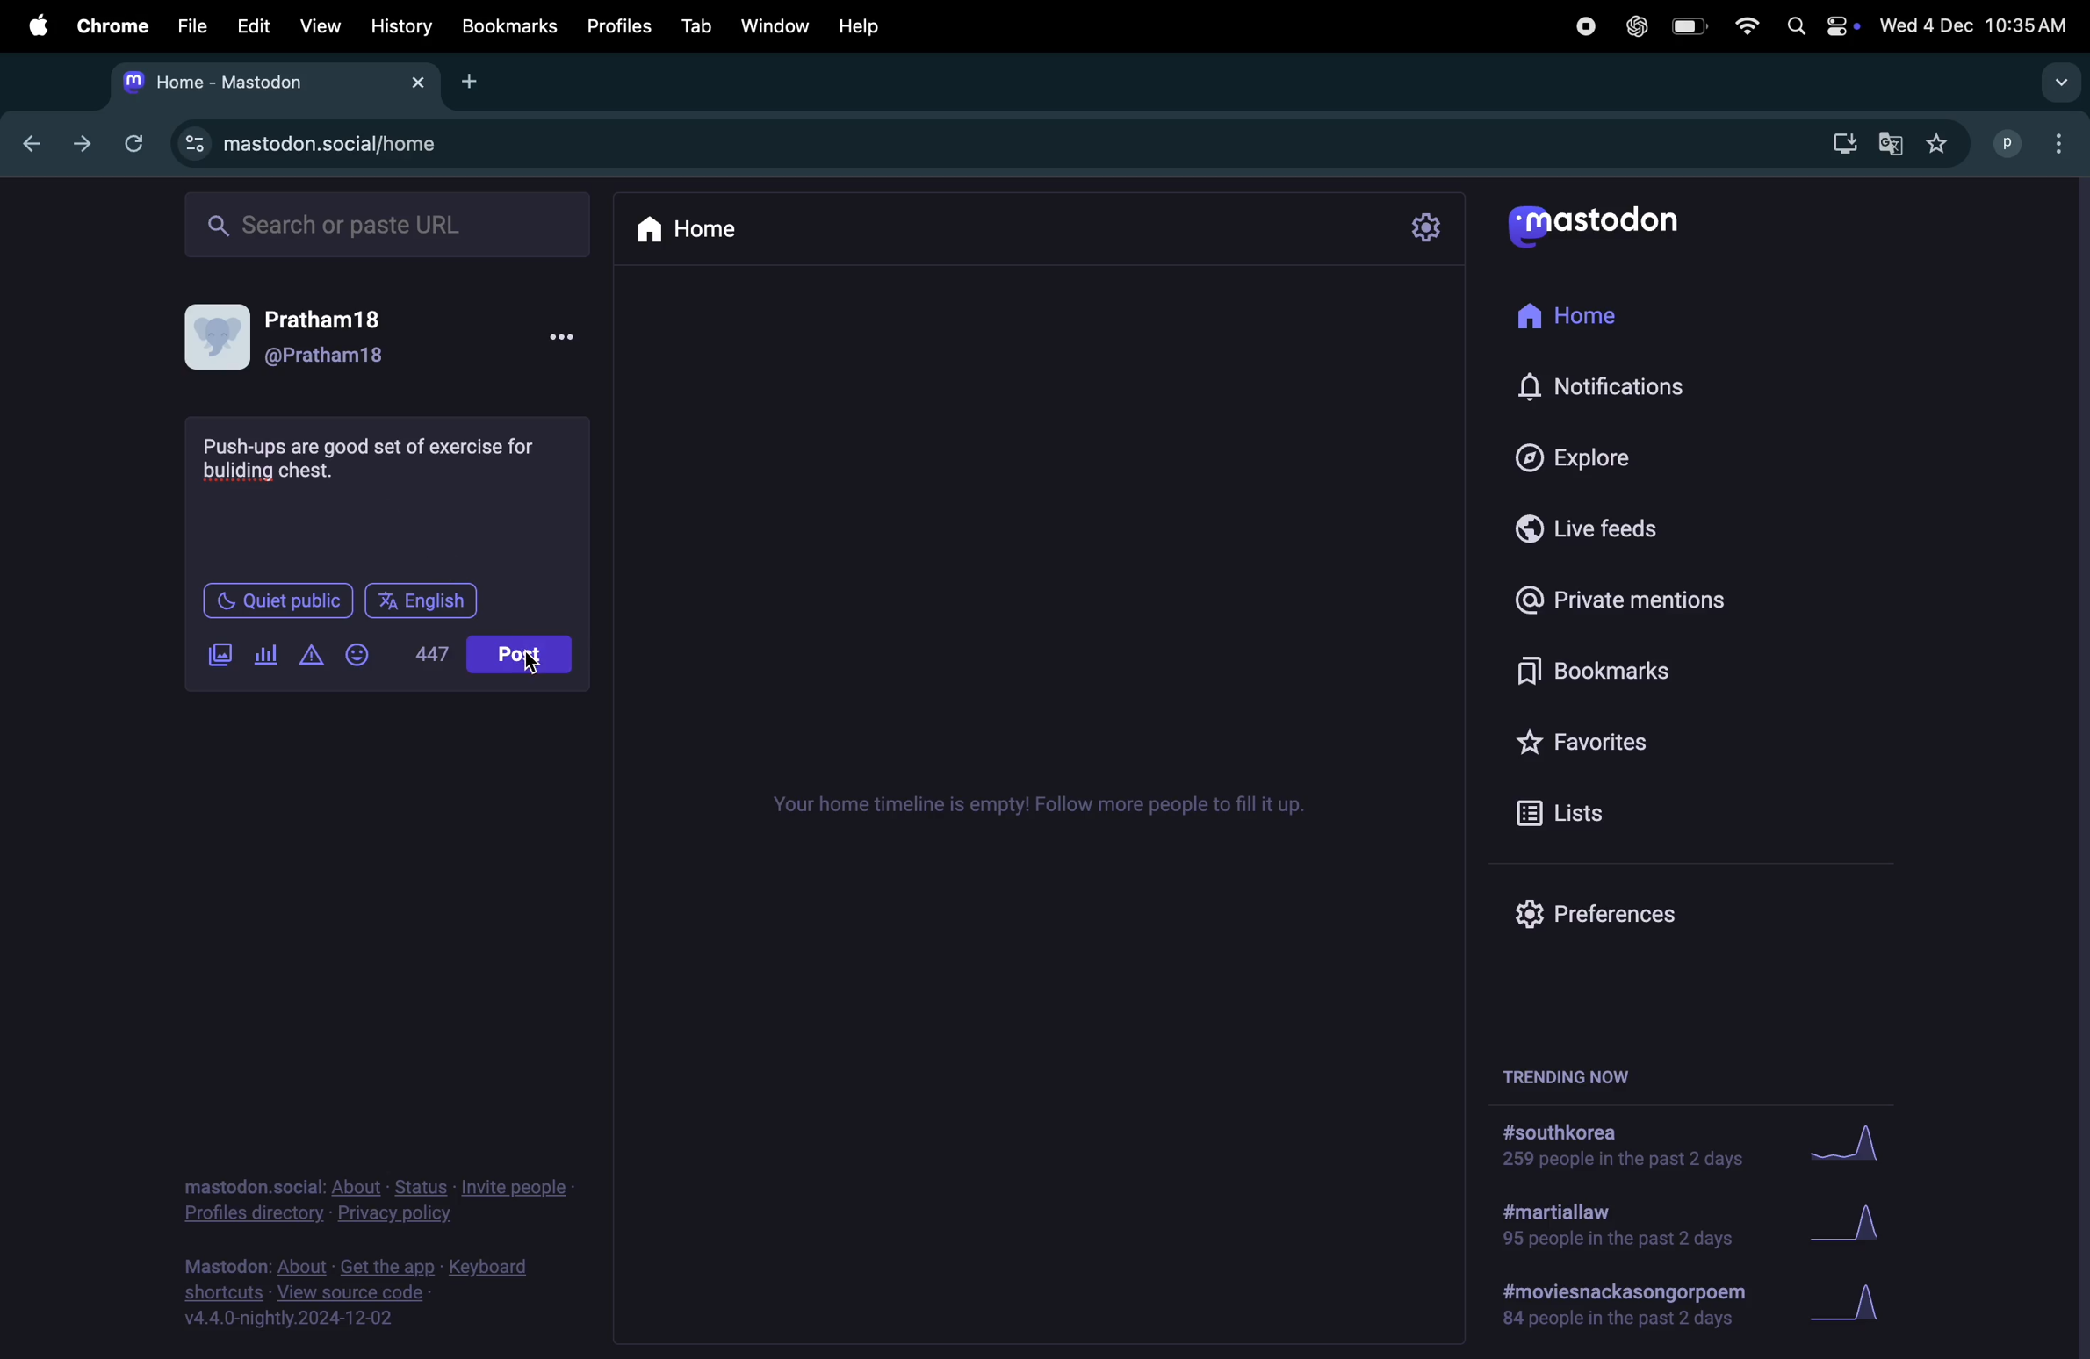 The height and width of the screenshot is (1359, 2090). I want to click on chrome profile, so click(2036, 146).